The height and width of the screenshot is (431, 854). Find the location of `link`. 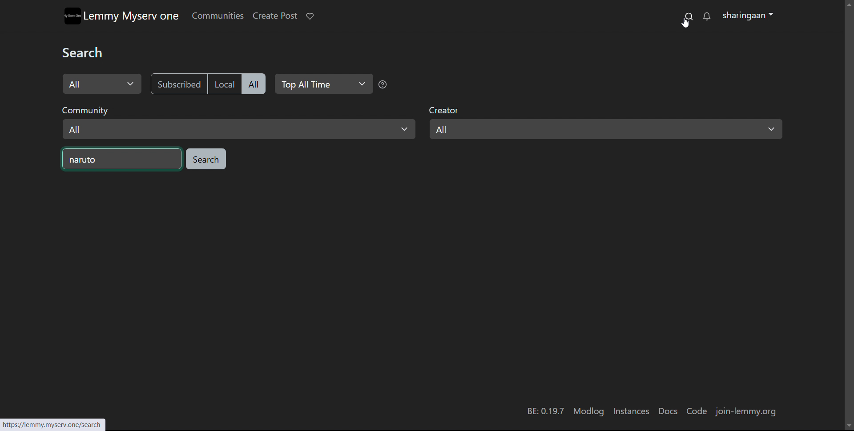

link is located at coordinates (55, 422).